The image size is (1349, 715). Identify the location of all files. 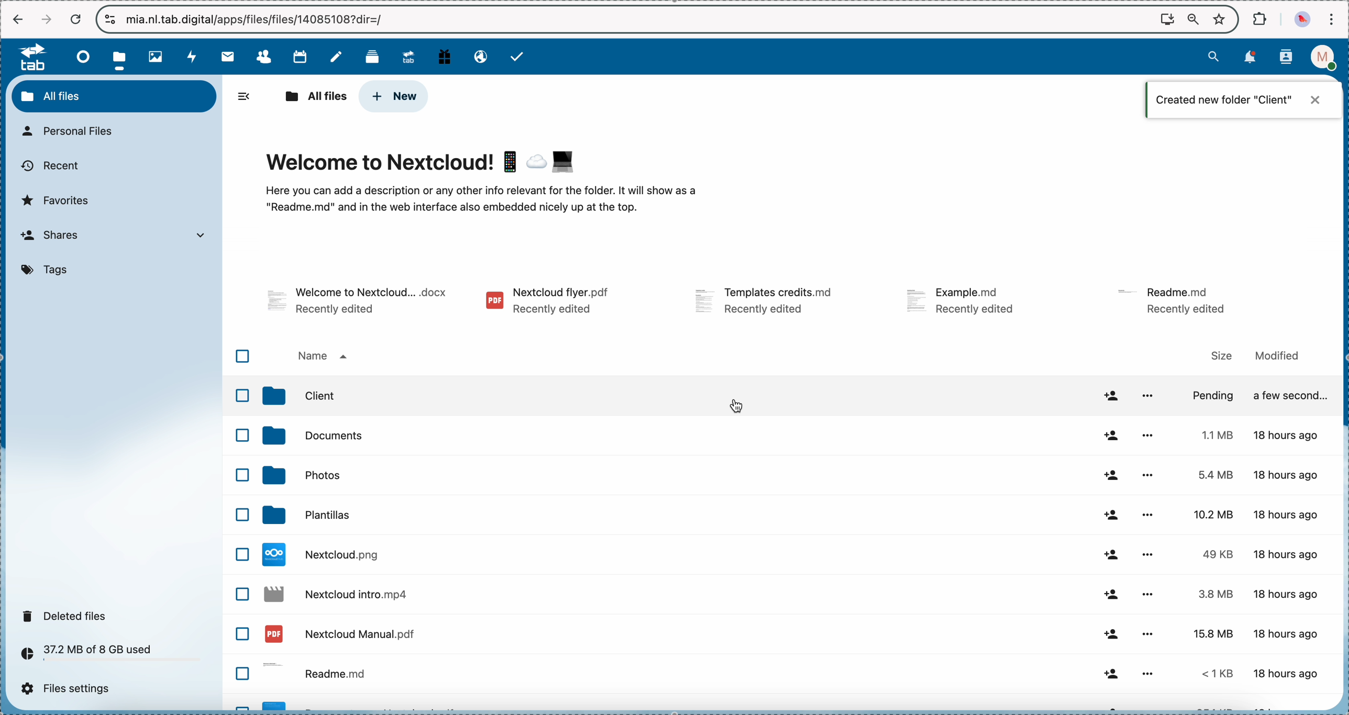
(114, 96).